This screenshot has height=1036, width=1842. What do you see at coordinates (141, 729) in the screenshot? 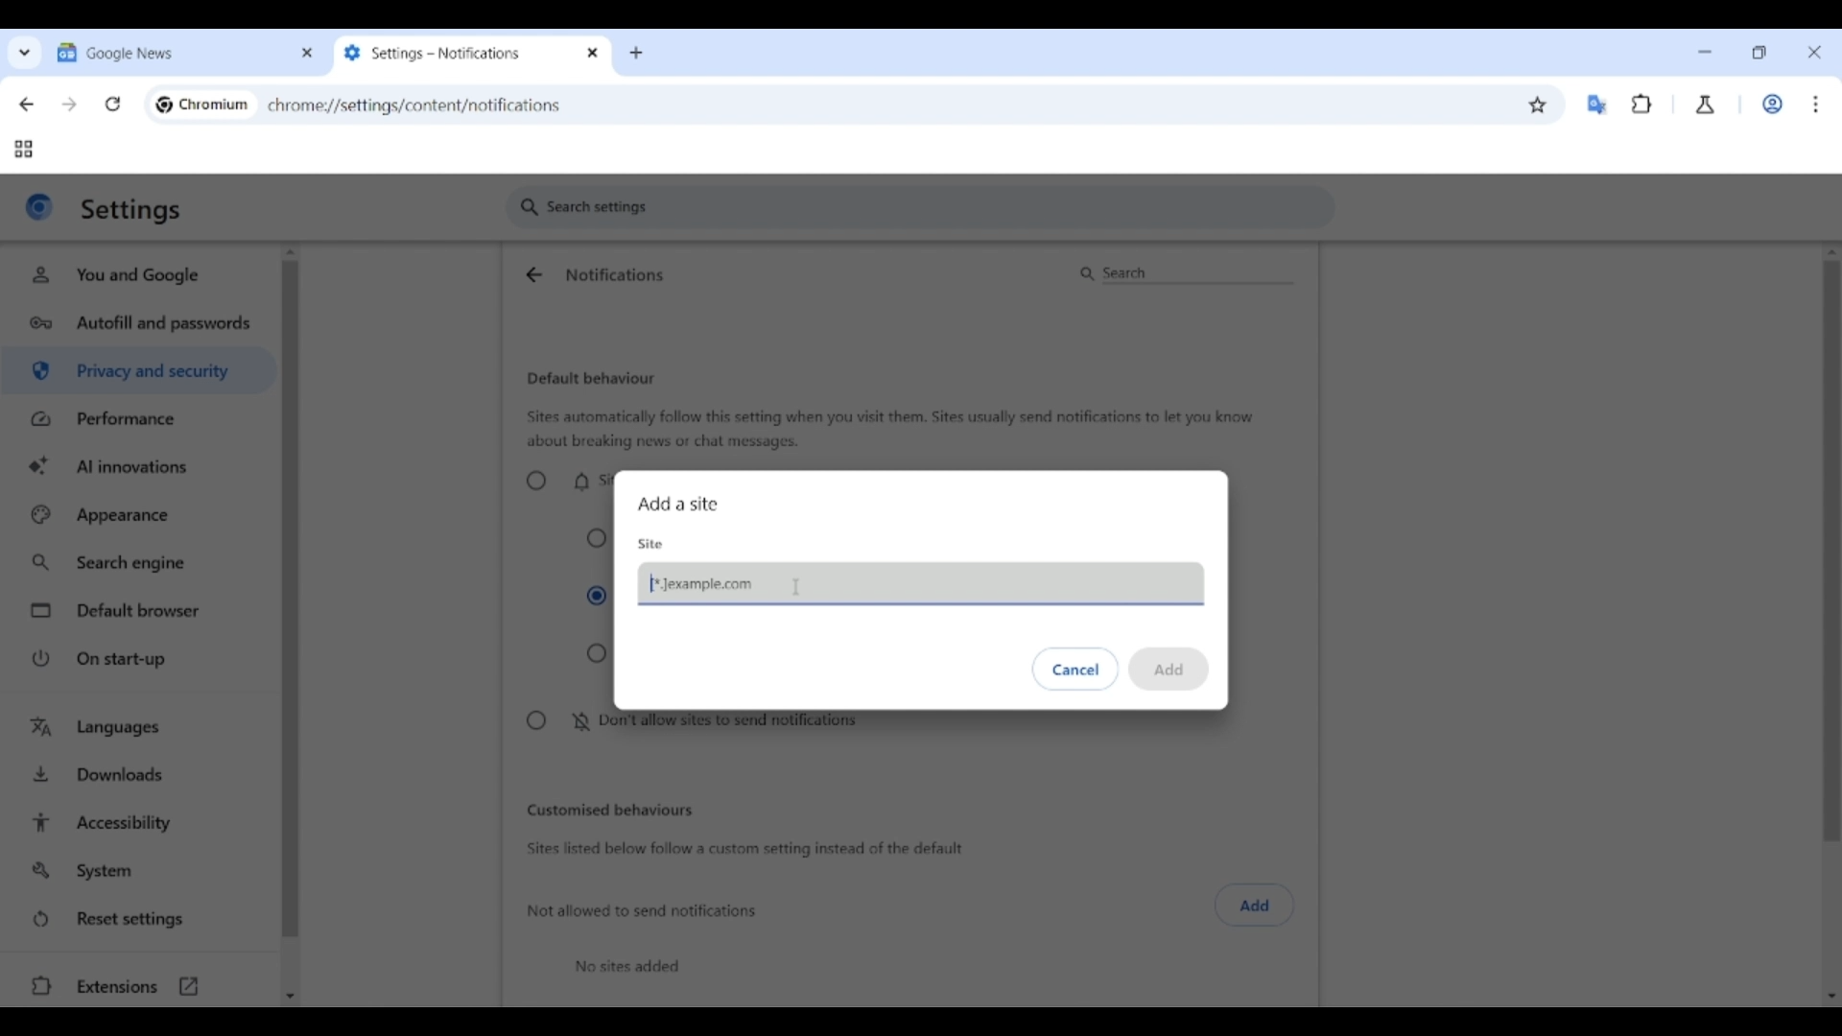
I see `Languages` at bounding box center [141, 729].